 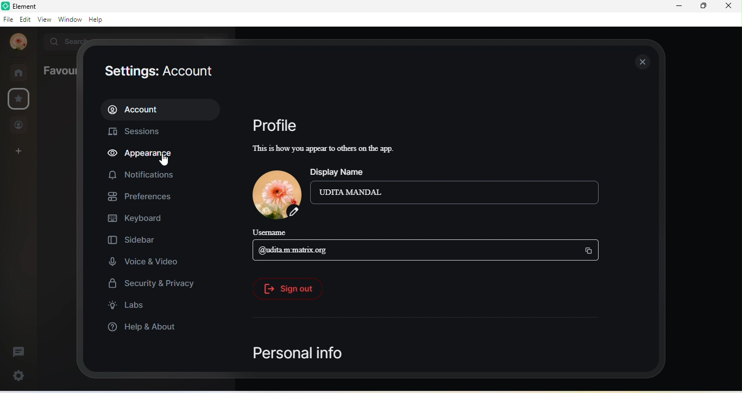 I want to click on close, so click(x=731, y=9).